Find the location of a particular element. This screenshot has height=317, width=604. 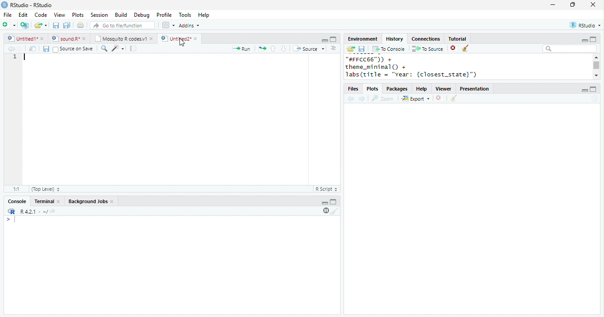

To console is located at coordinates (389, 49).